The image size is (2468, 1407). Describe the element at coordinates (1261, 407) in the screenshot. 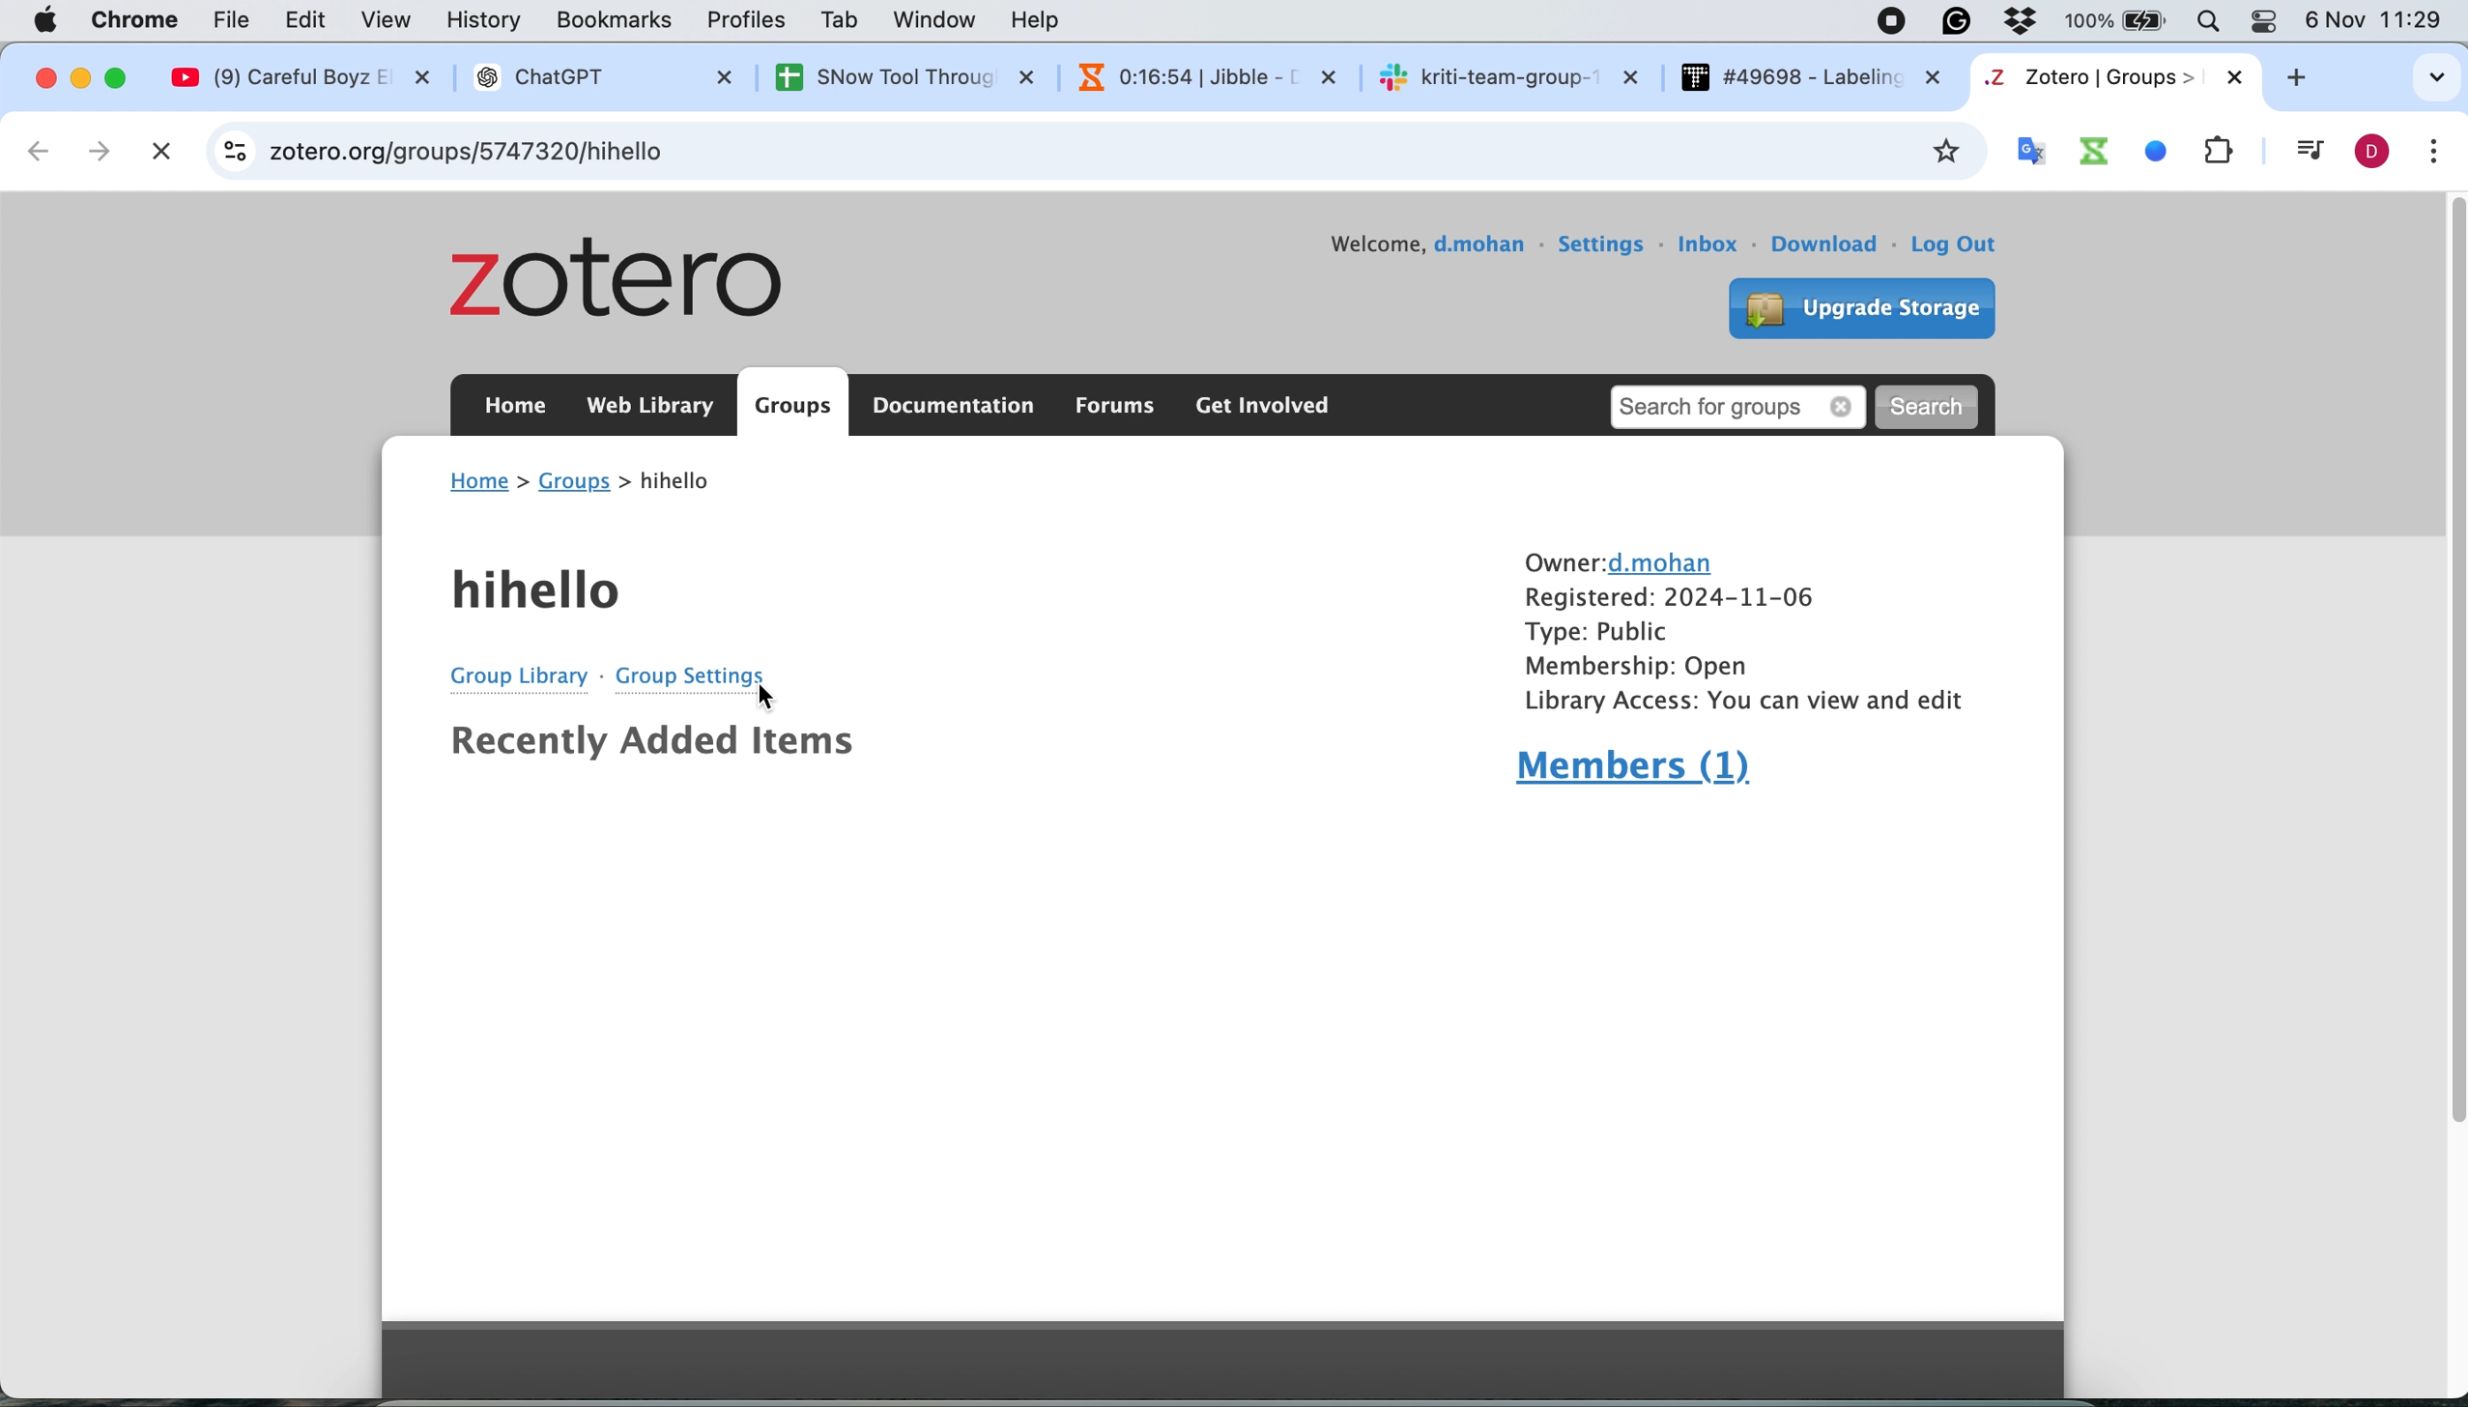

I see `get involved` at that location.